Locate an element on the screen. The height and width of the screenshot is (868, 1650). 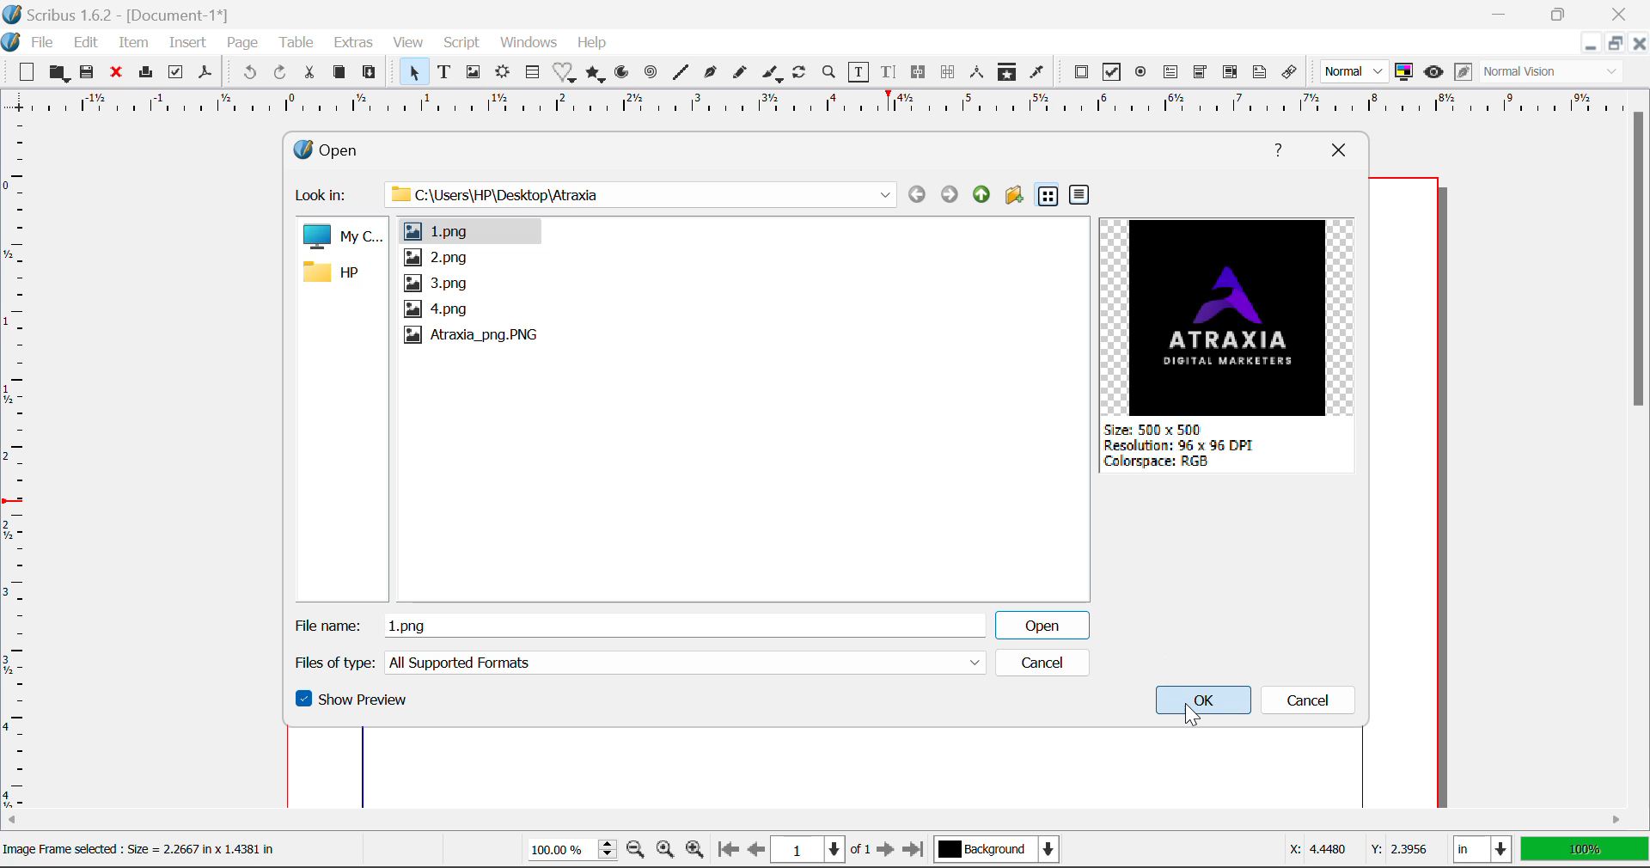
Refresh is located at coordinates (803, 75).